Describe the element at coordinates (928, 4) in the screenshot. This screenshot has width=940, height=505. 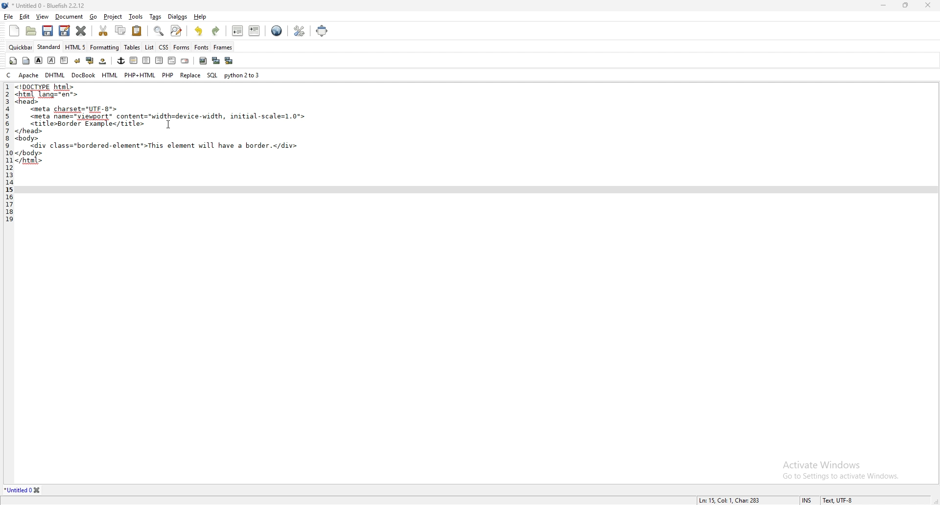
I see `close` at that location.